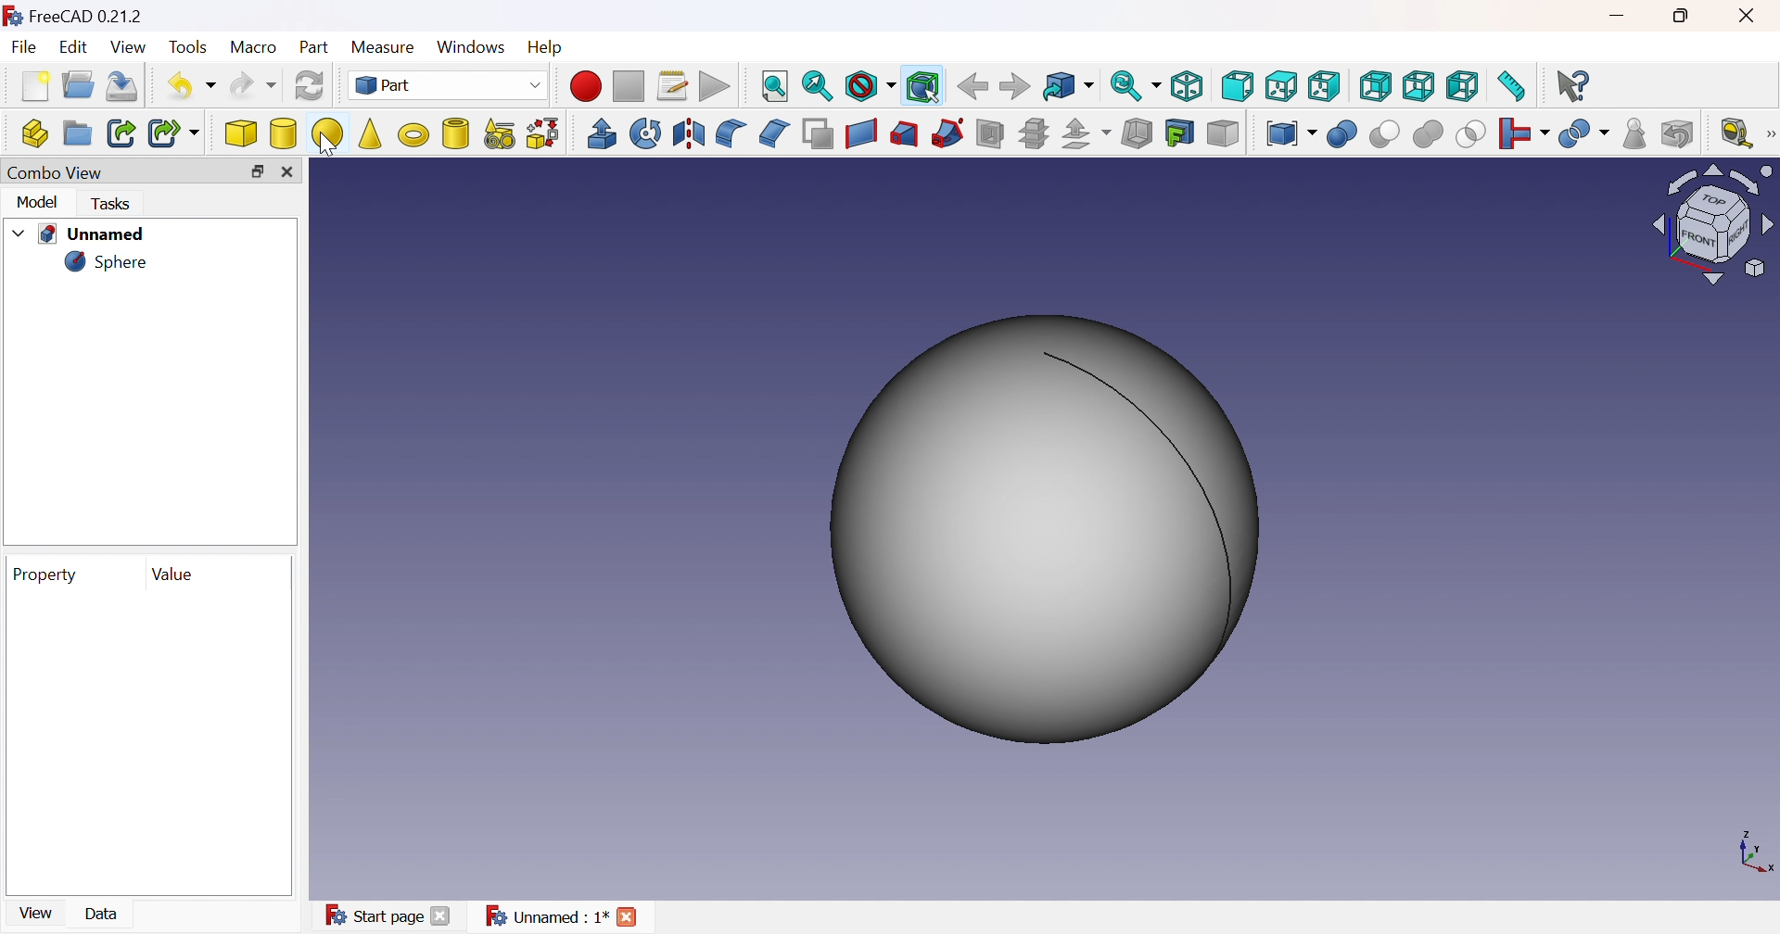 The height and width of the screenshot is (934, 1780). I want to click on Stop macro recording, so click(628, 84).